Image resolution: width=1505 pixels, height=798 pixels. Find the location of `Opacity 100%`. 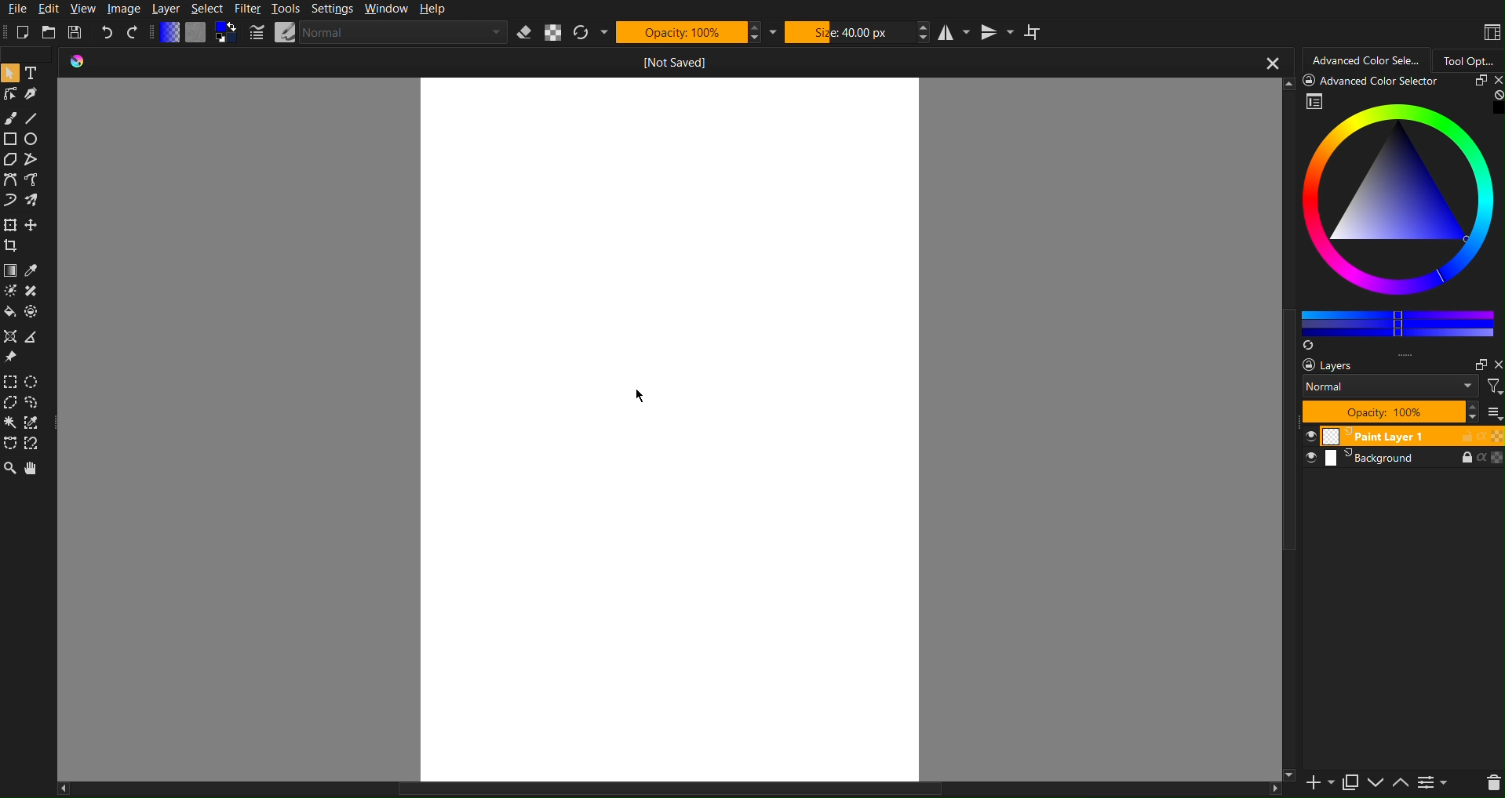

Opacity 100% is located at coordinates (696, 32).